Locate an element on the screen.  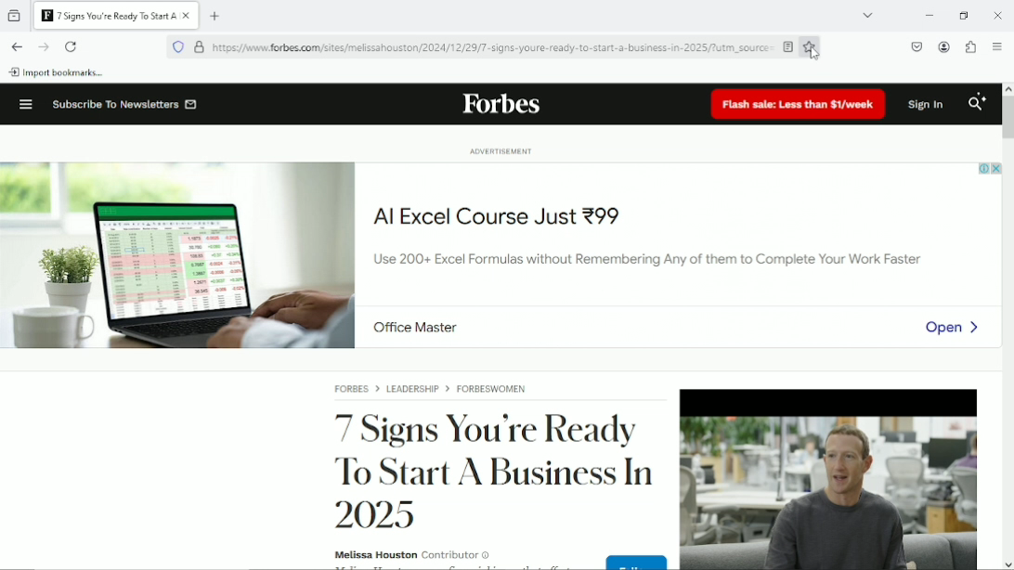
forbes is located at coordinates (500, 106).